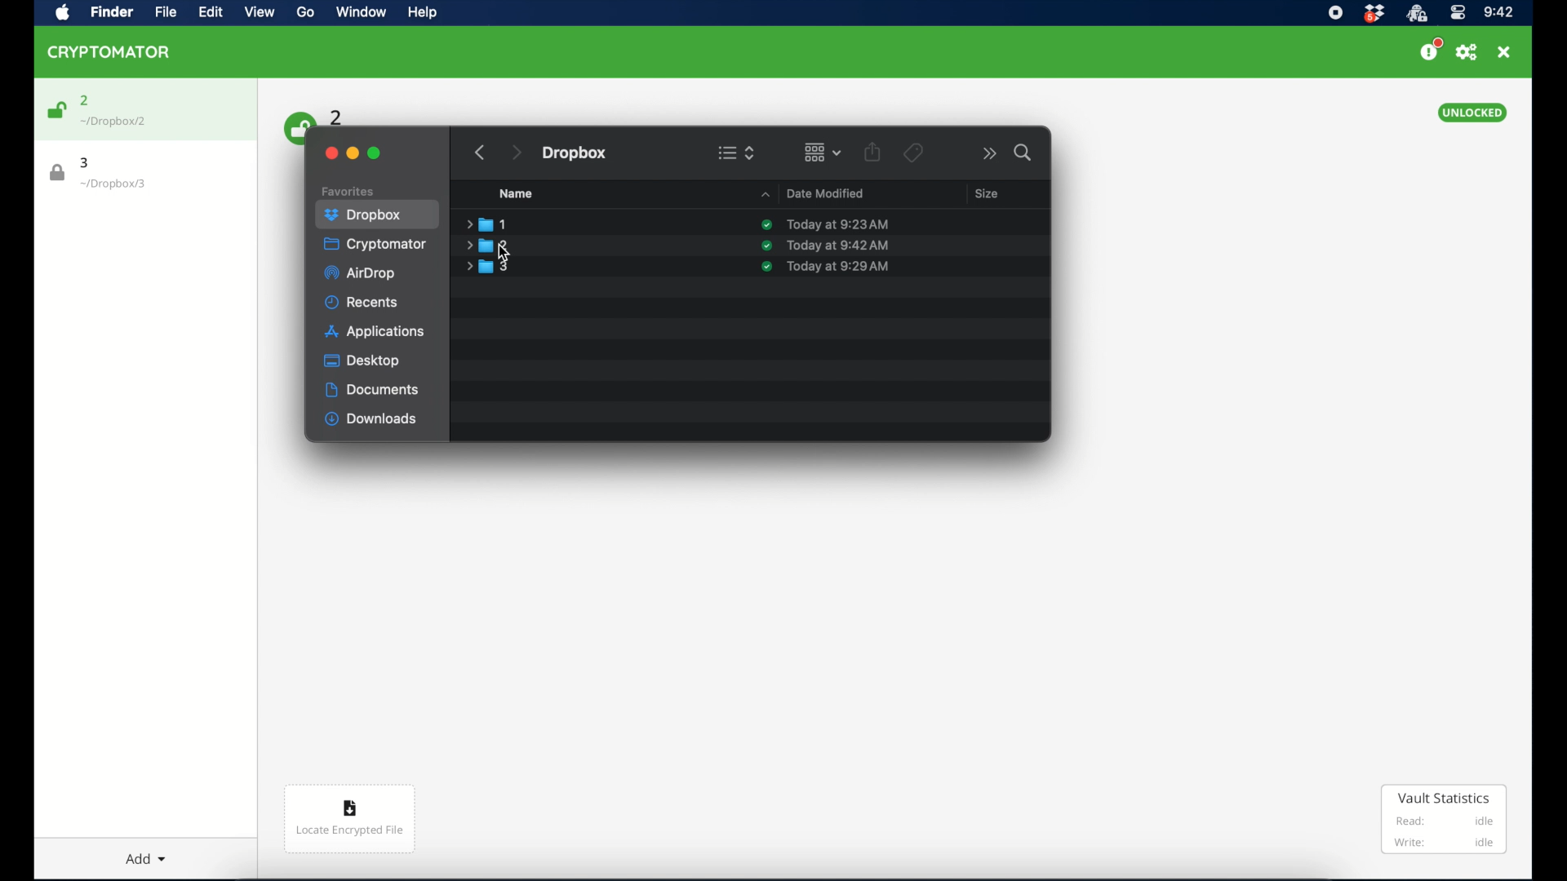 This screenshot has width=1567, height=881. What do you see at coordinates (575, 154) in the screenshot?
I see `dropbox` at bounding box center [575, 154].